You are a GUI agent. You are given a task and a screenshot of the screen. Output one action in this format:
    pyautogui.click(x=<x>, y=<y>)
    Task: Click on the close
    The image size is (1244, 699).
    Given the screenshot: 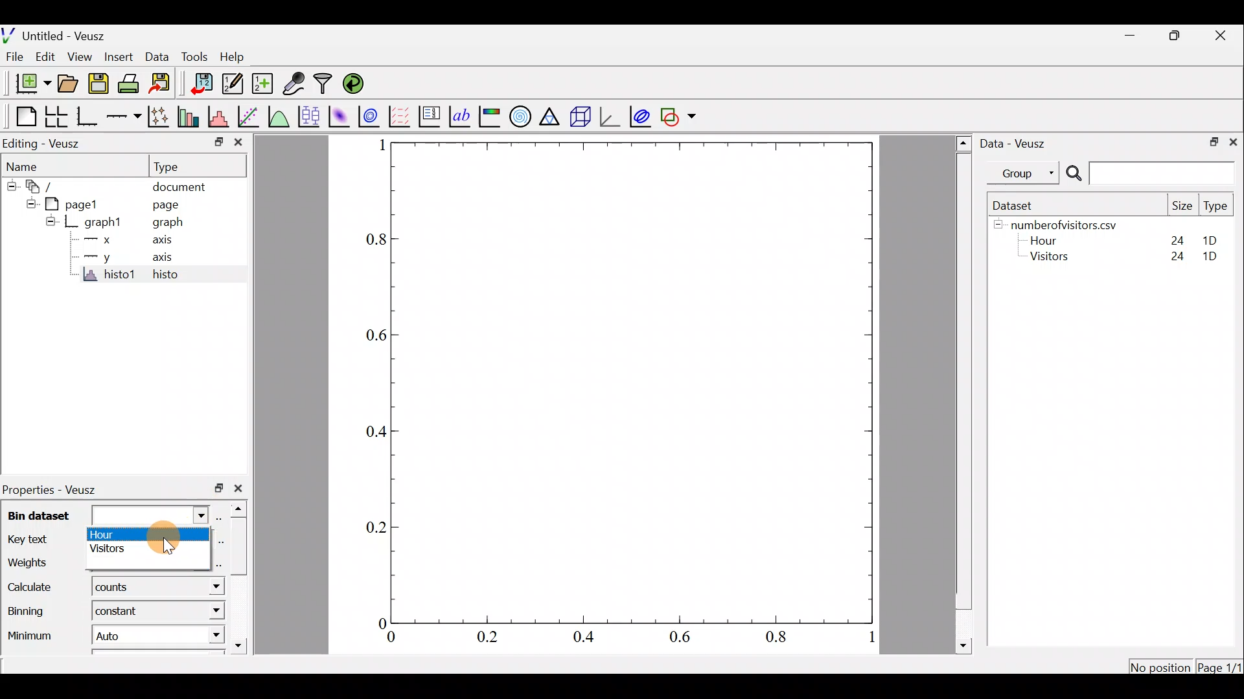 What is the action you would take?
    pyautogui.click(x=1223, y=38)
    